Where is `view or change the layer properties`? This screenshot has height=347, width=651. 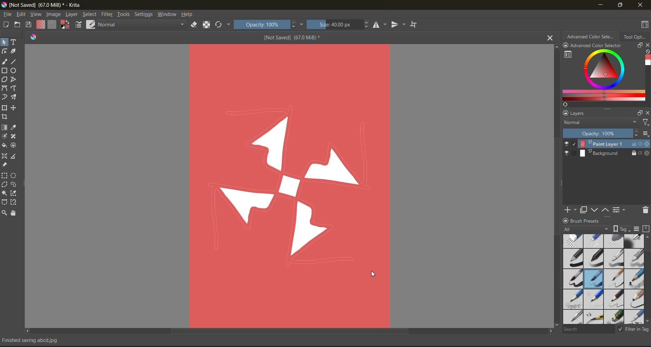
view or change the layer properties is located at coordinates (619, 209).